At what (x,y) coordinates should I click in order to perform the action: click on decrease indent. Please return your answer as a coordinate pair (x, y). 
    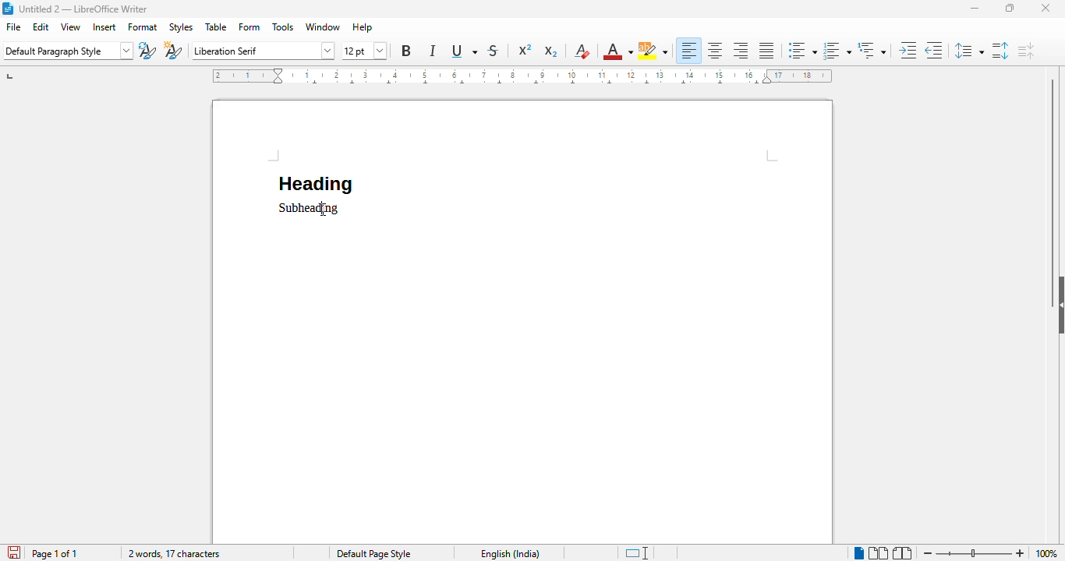
    Looking at the image, I should click on (934, 49).